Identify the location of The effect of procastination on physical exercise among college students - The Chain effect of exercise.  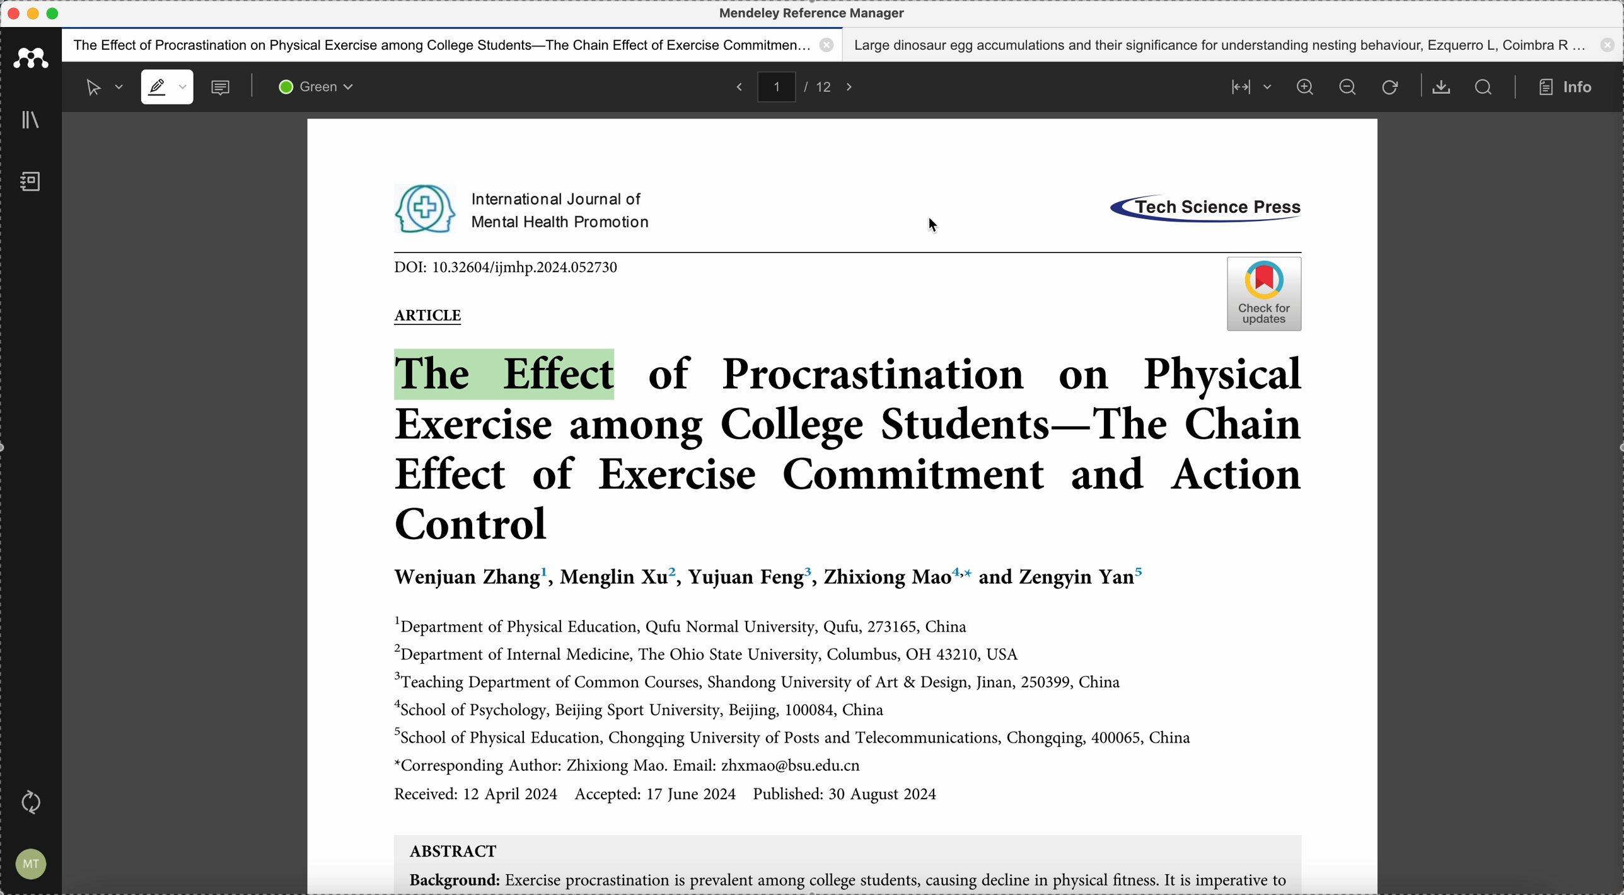
(453, 45).